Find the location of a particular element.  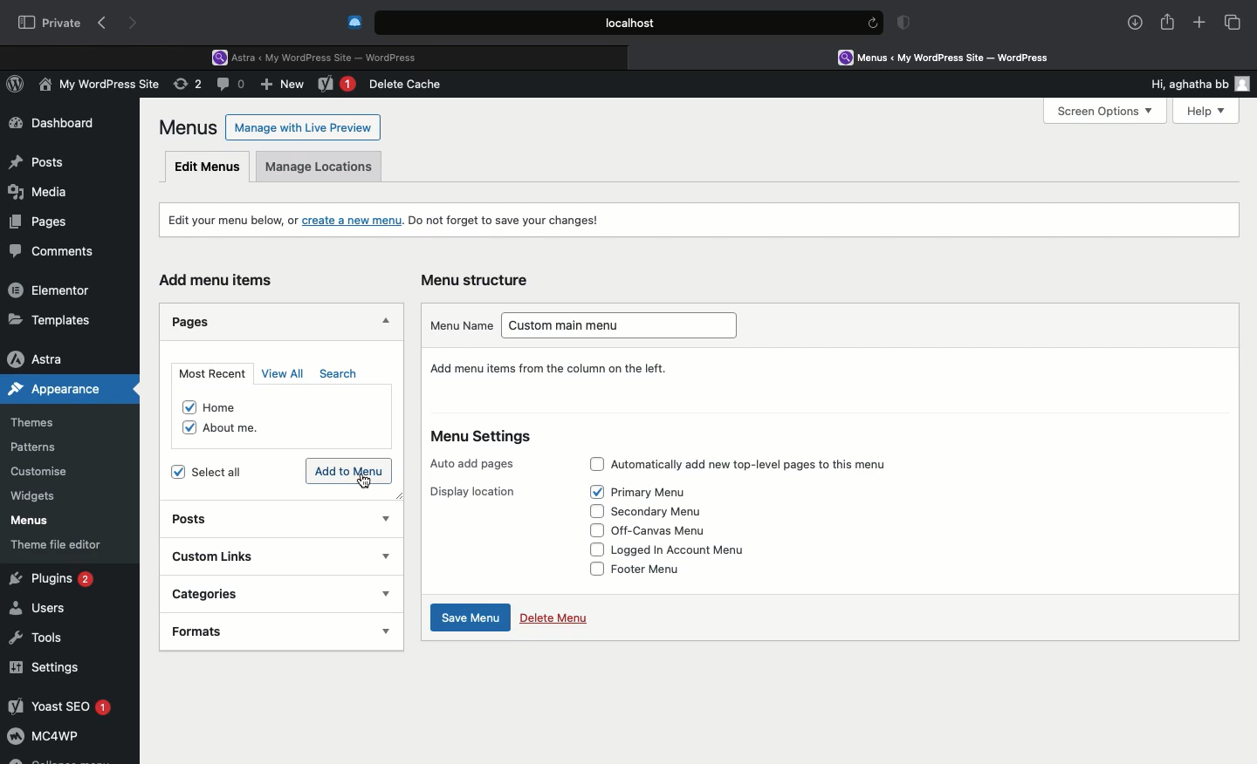

Comment (0) is located at coordinates (233, 84).